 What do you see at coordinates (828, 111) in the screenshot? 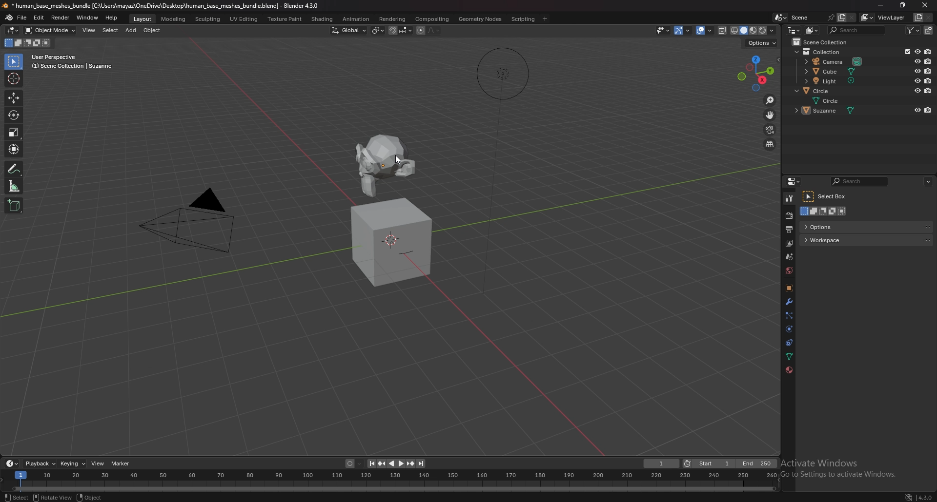
I see `suzanne` at bounding box center [828, 111].